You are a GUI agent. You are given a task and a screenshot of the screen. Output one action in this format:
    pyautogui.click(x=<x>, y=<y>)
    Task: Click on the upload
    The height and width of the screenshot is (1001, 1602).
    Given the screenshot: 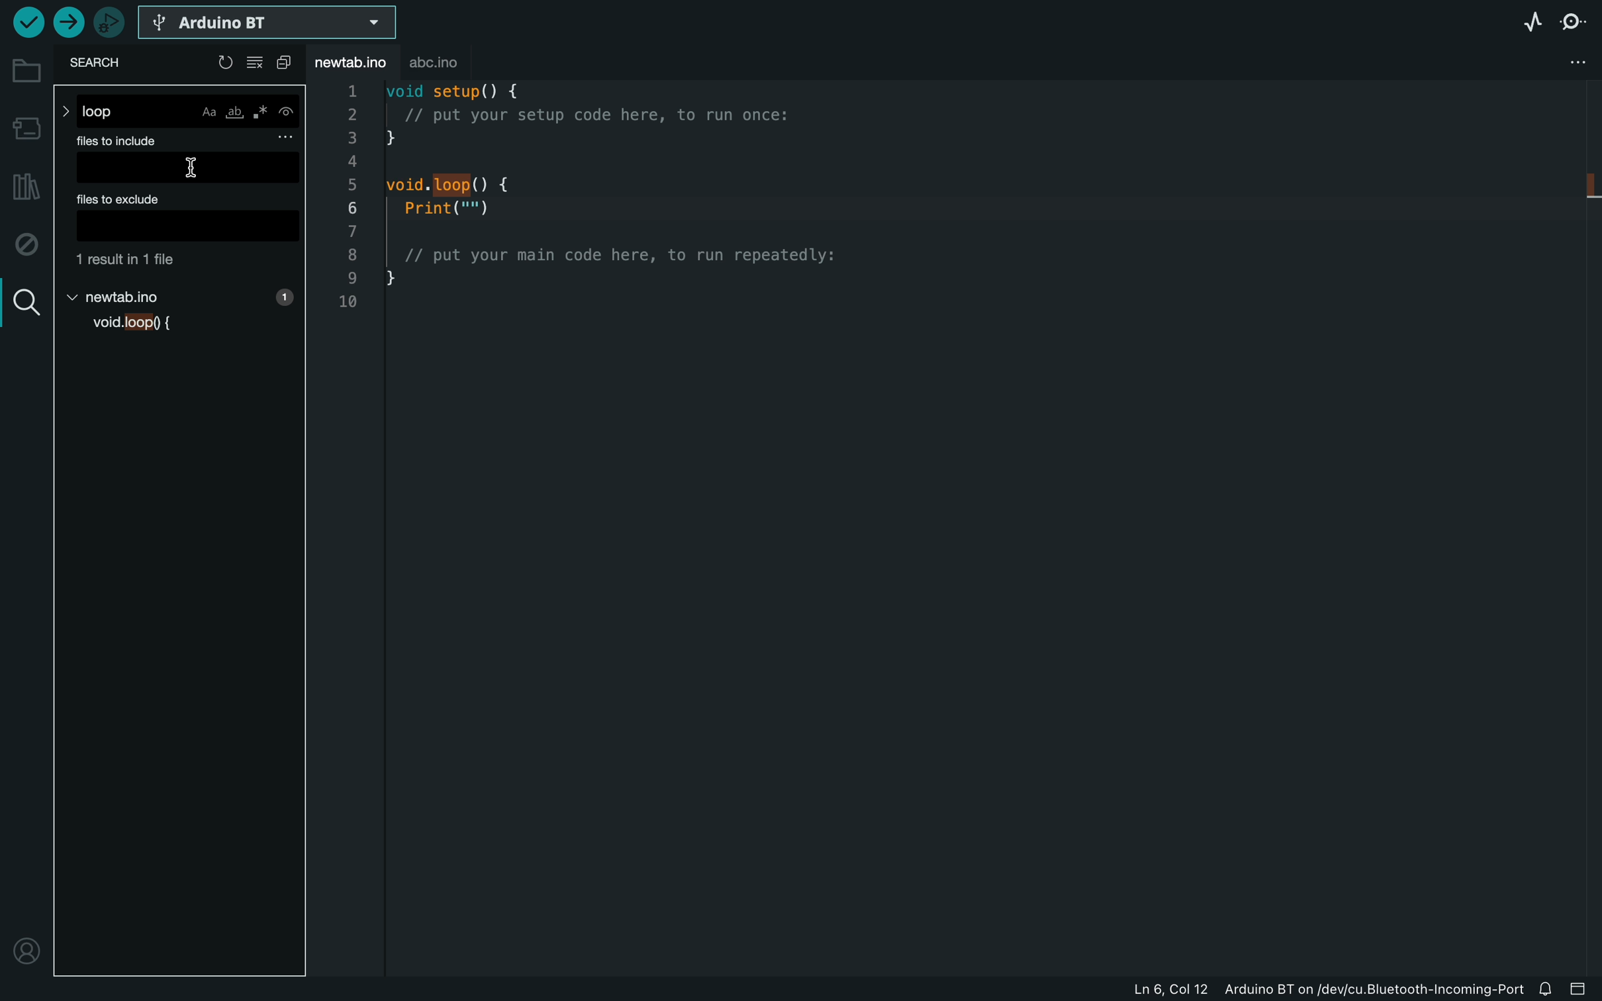 What is the action you would take?
    pyautogui.click(x=70, y=22)
    